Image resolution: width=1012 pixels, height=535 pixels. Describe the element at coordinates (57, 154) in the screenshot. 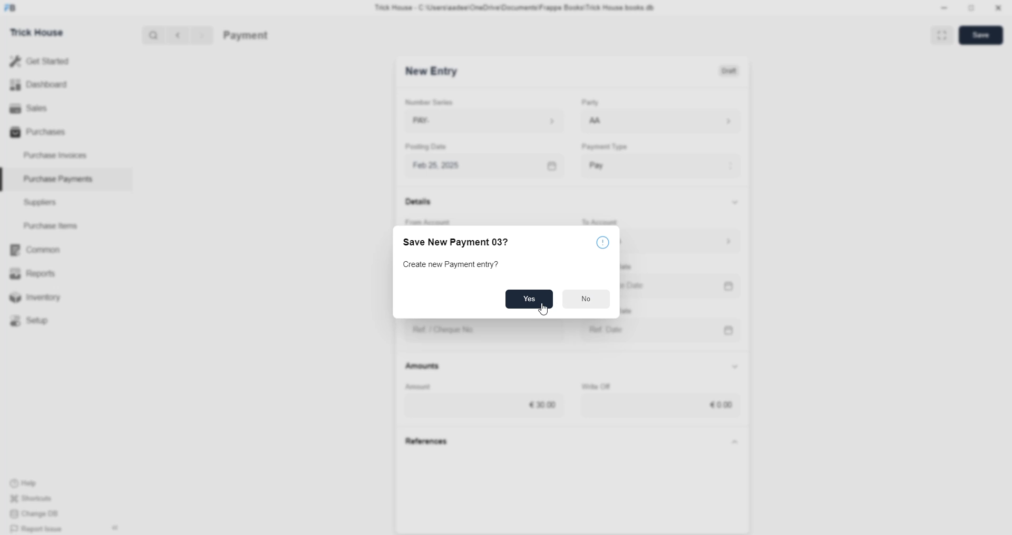

I see `Purchase Invoices` at that location.